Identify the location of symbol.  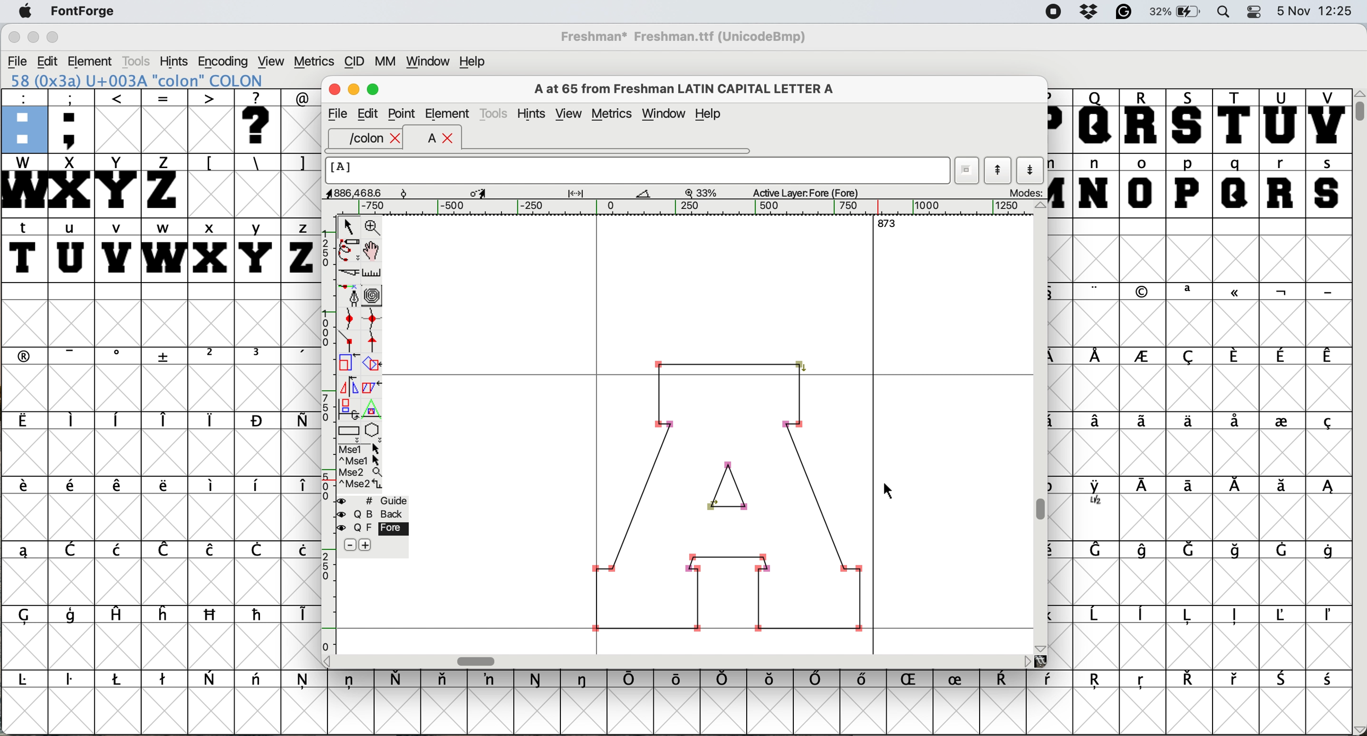
(1097, 422).